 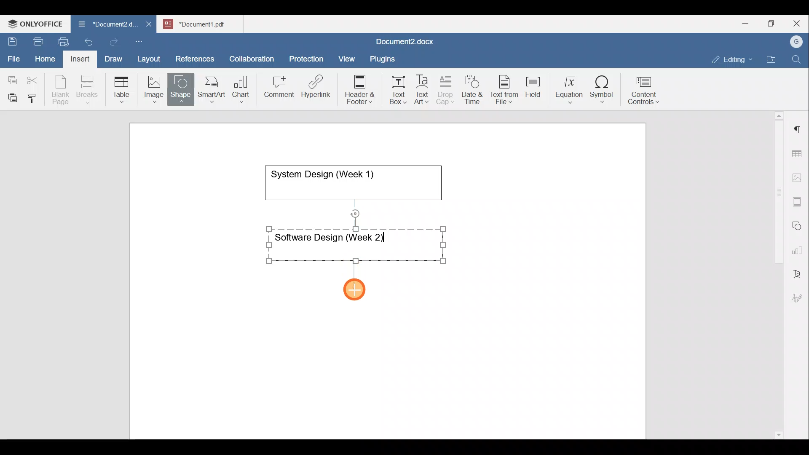 What do you see at coordinates (61, 40) in the screenshot?
I see `Quick print` at bounding box center [61, 40].